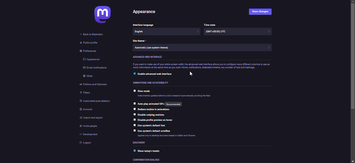 The height and width of the screenshot is (163, 355). What do you see at coordinates (94, 84) in the screenshot?
I see `follows and followers` at bounding box center [94, 84].